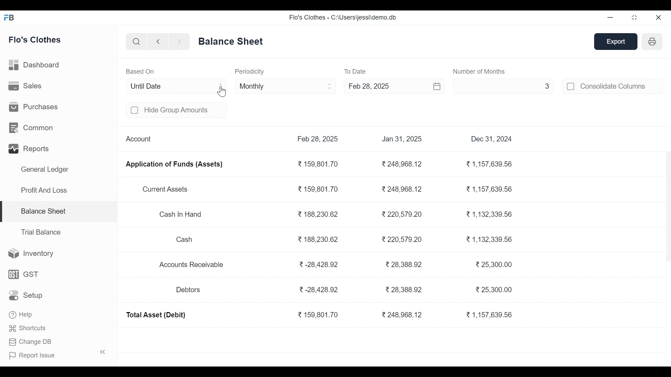 This screenshot has height=377, width=671. Describe the element at coordinates (223, 92) in the screenshot. I see `cursor` at that location.